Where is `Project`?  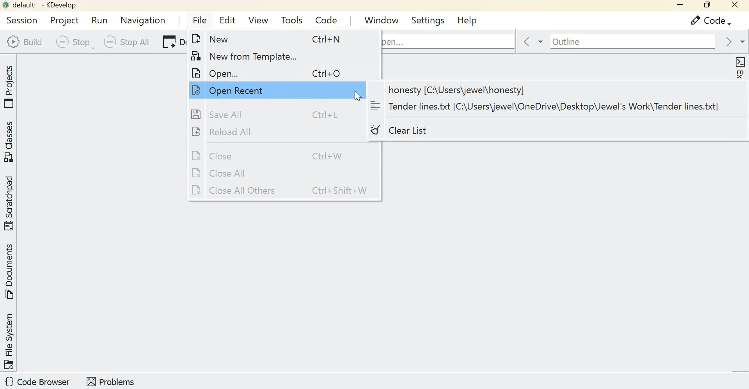 Project is located at coordinates (64, 19).